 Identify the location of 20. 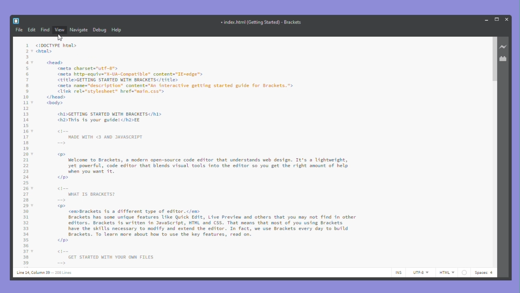
(26, 154).